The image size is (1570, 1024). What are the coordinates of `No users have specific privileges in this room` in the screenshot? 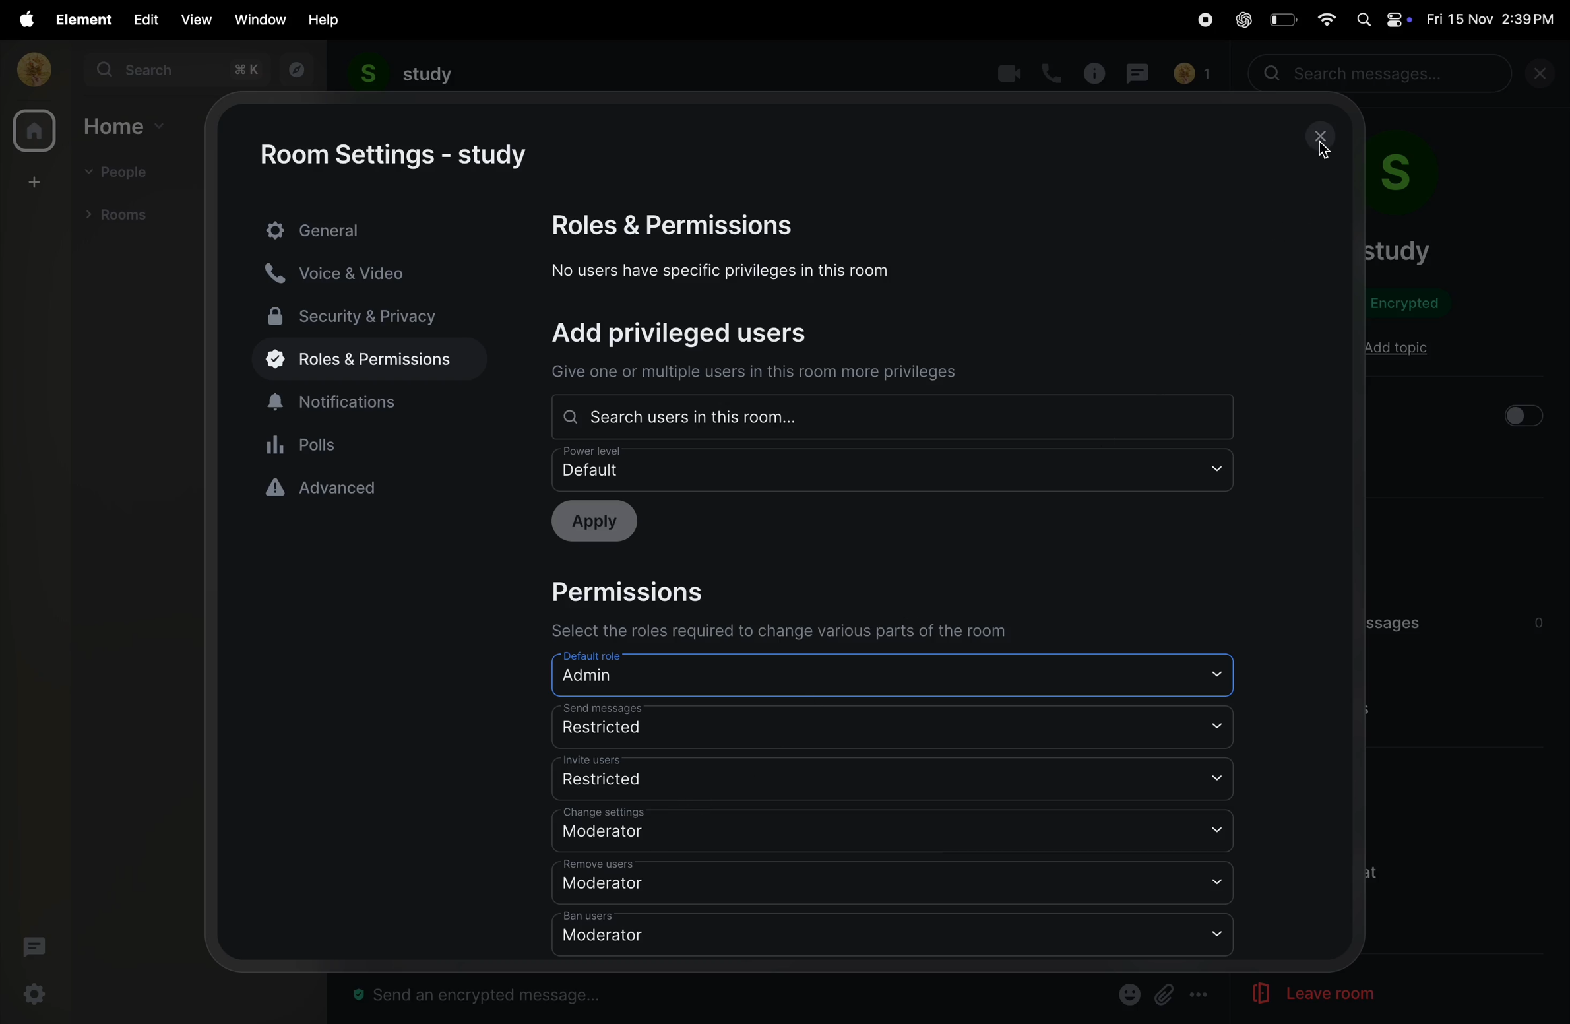 It's located at (722, 271).